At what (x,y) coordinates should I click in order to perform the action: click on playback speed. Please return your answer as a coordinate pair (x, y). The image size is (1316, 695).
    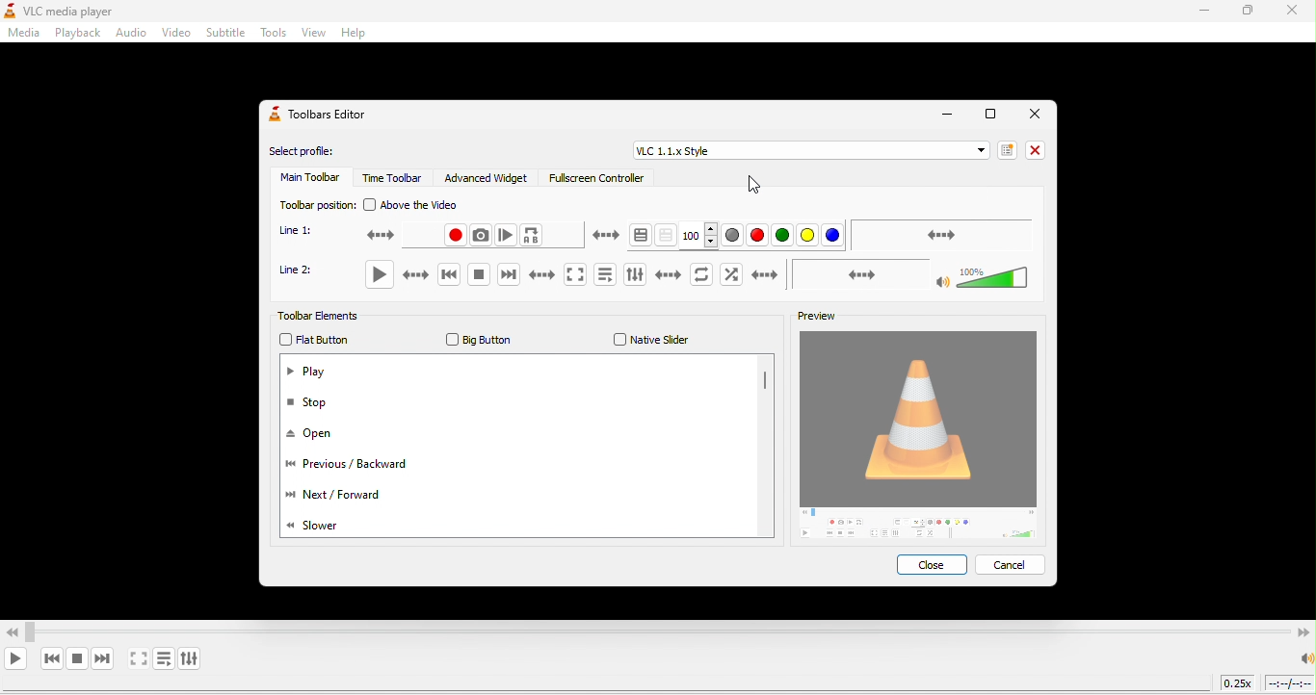
    Looking at the image, I should click on (1238, 685).